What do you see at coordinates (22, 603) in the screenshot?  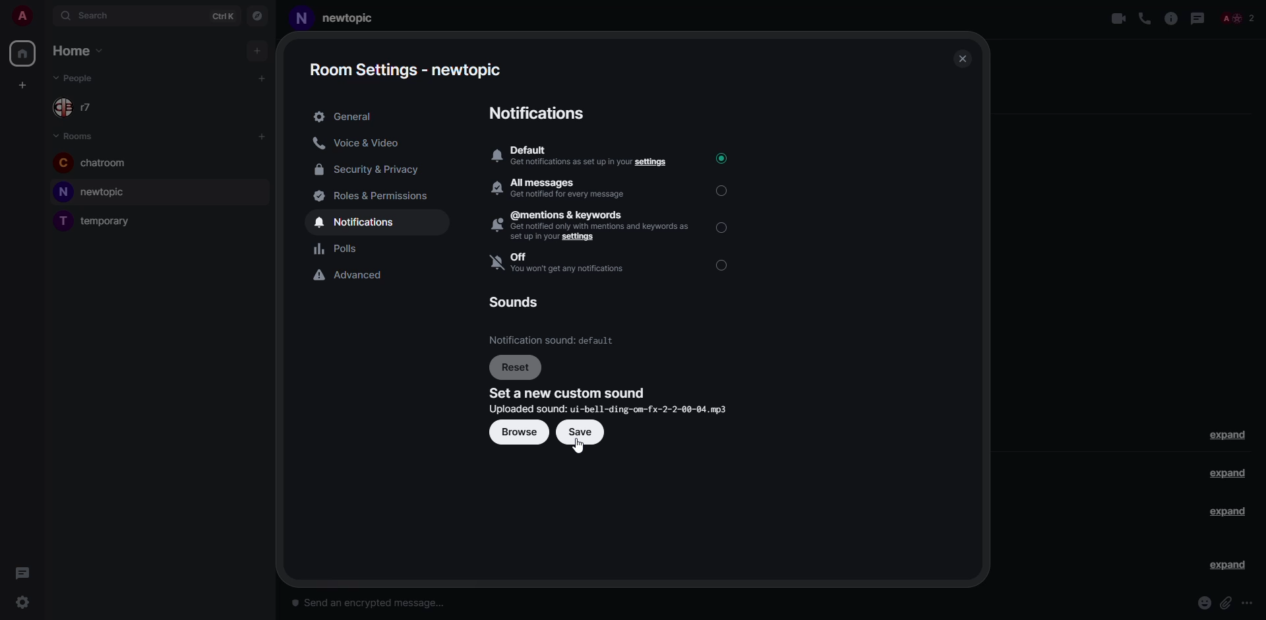 I see `quick settings` at bounding box center [22, 603].